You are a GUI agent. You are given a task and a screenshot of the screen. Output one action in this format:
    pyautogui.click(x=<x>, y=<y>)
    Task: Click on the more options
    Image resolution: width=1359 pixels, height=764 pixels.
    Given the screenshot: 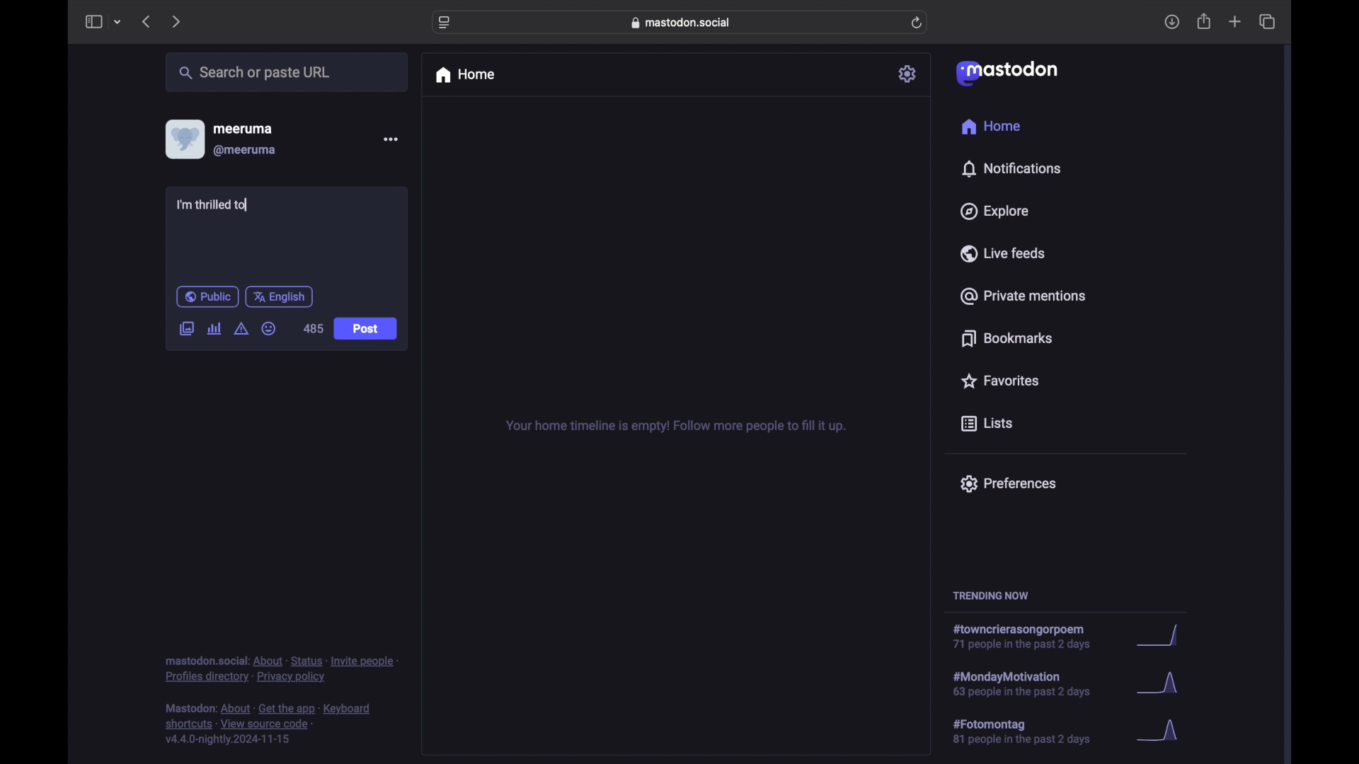 What is the action you would take?
    pyautogui.click(x=390, y=139)
    